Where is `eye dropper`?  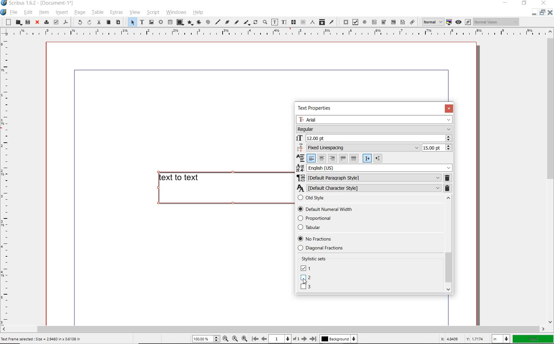 eye dropper is located at coordinates (332, 22).